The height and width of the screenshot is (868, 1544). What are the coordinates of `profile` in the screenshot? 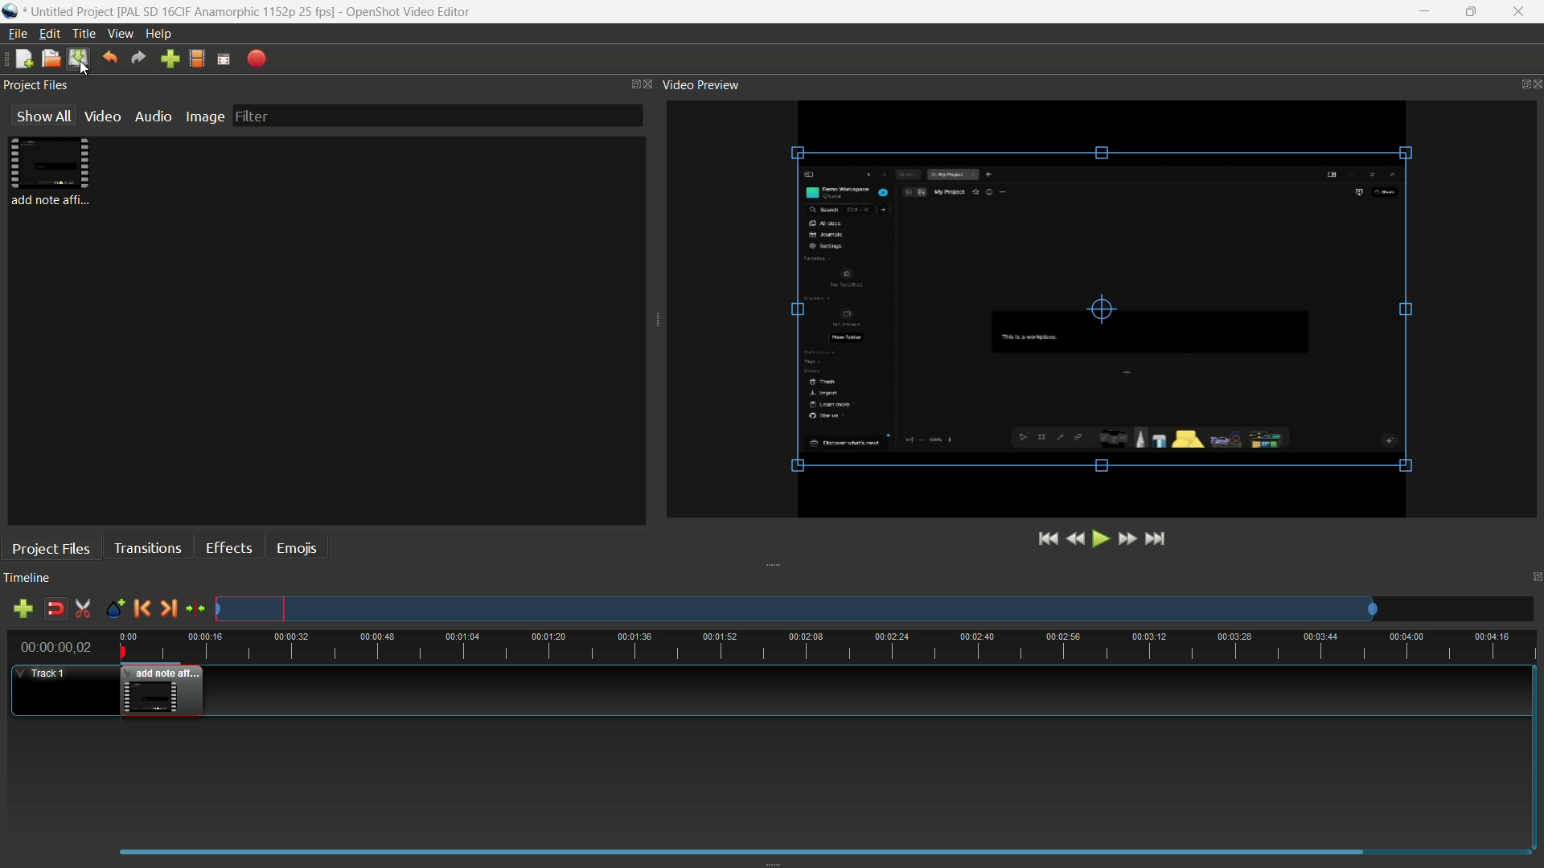 It's located at (195, 59).